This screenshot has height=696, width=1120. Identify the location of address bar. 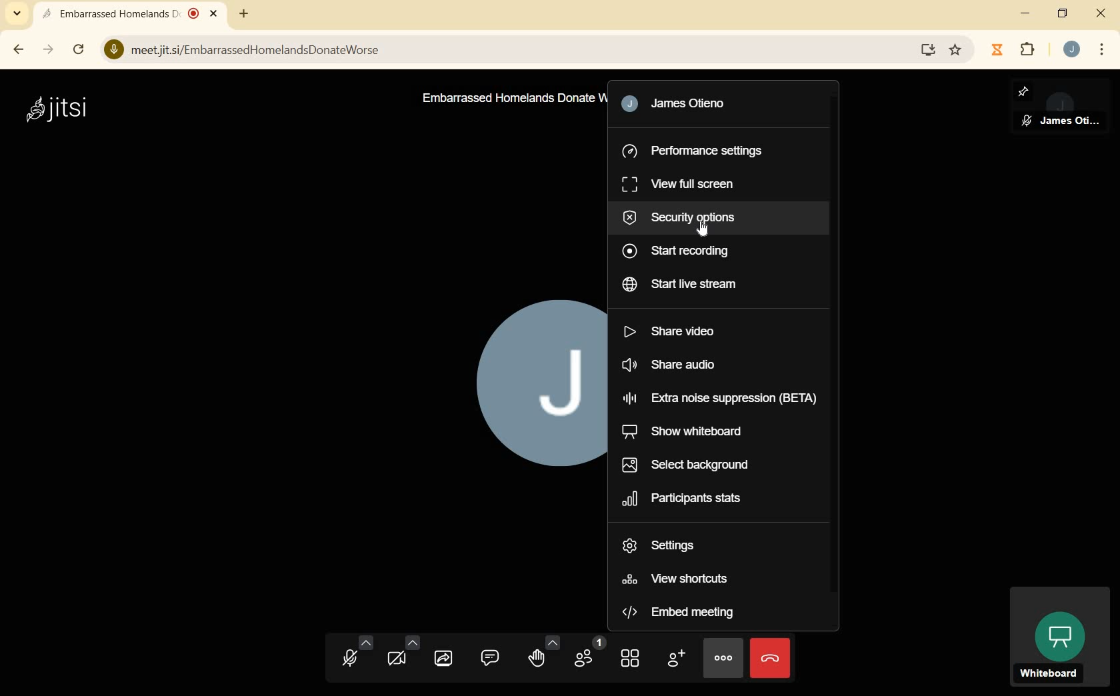
(517, 51).